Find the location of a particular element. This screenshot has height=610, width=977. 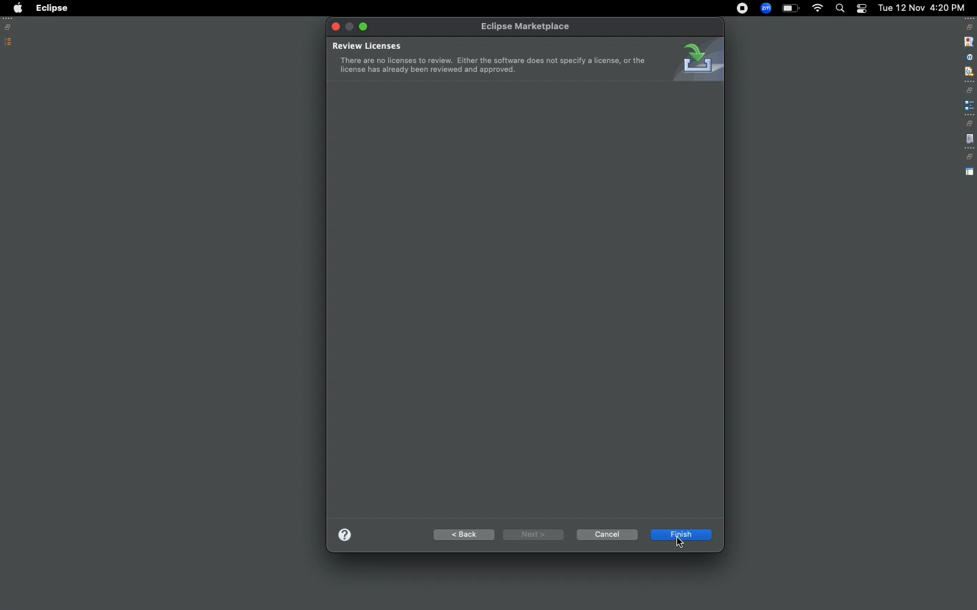

Package explorer is located at coordinates (9, 42).